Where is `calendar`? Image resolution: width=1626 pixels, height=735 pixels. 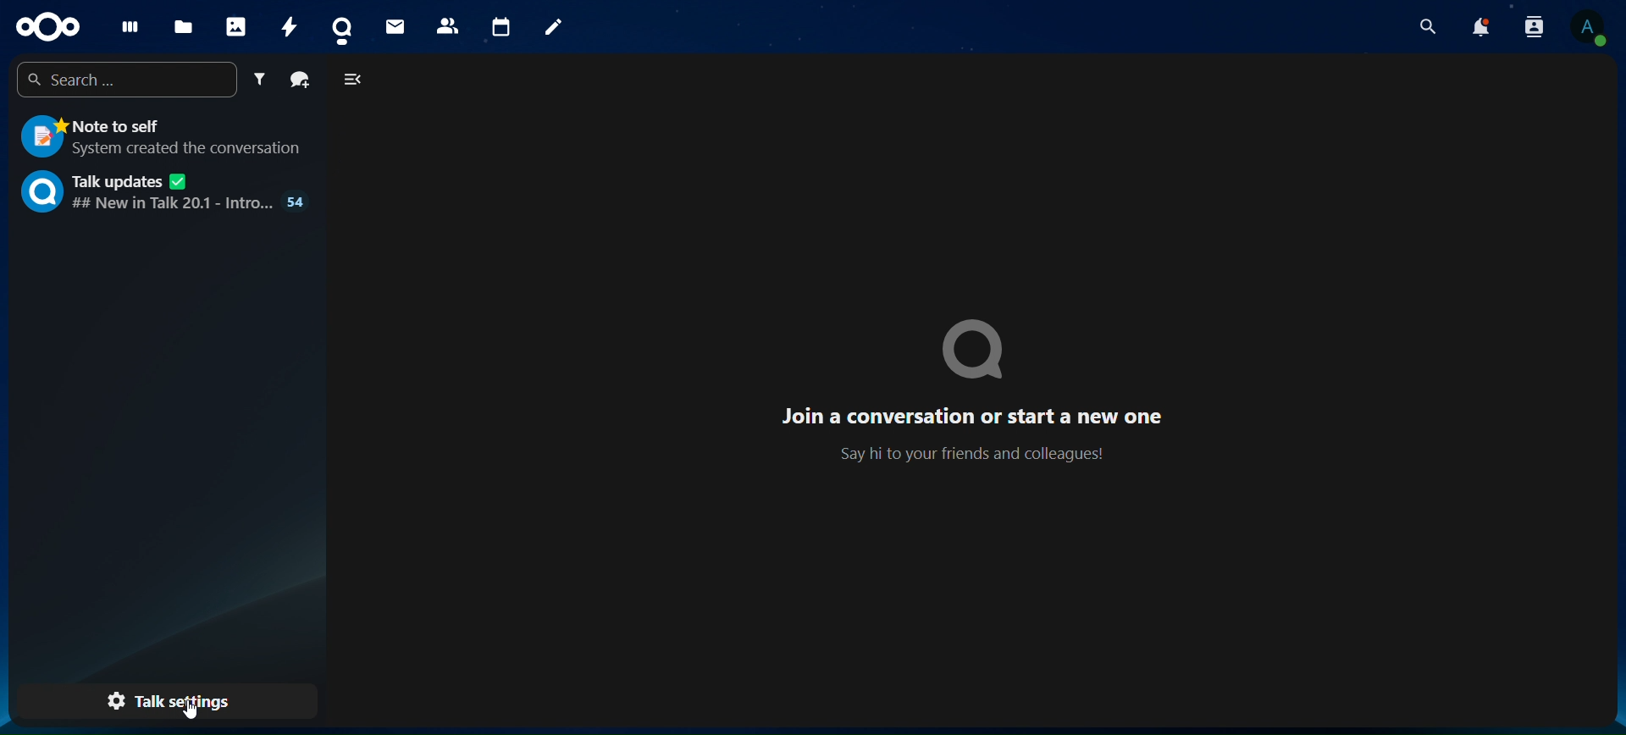 calendar is located at coordinates (503, 23).